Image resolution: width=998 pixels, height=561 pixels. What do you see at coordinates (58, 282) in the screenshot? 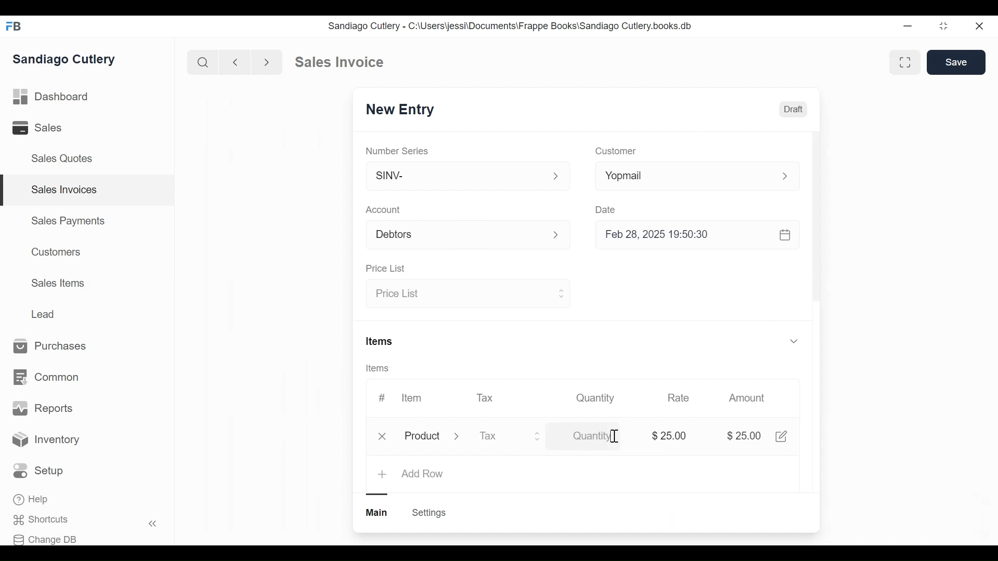
I see `Sales Items` at bounding box center [58, 282].